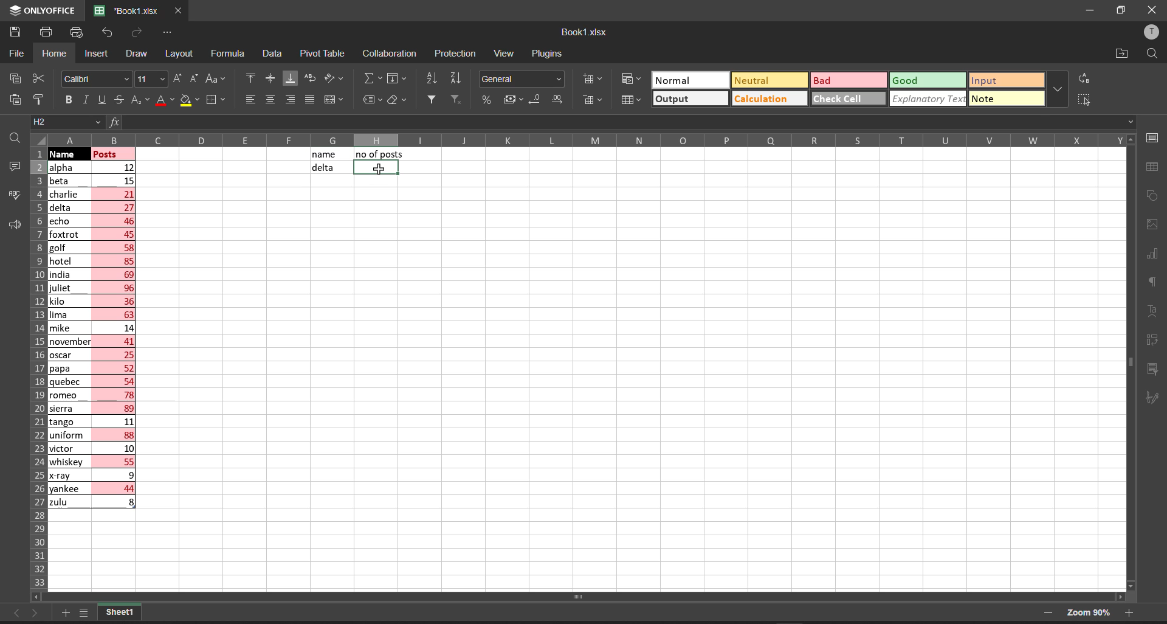 The image size is (1167, 624). What do you see at coordinates (119, 101) in the screenshot?
I see `strikethrough` at bounding box center [119, 101].